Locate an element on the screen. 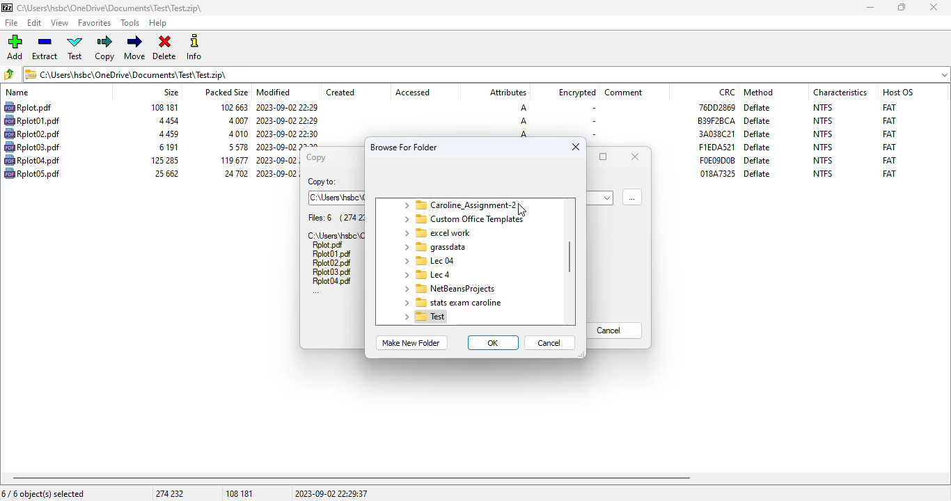  CRC is located at coordinates (716, 106).